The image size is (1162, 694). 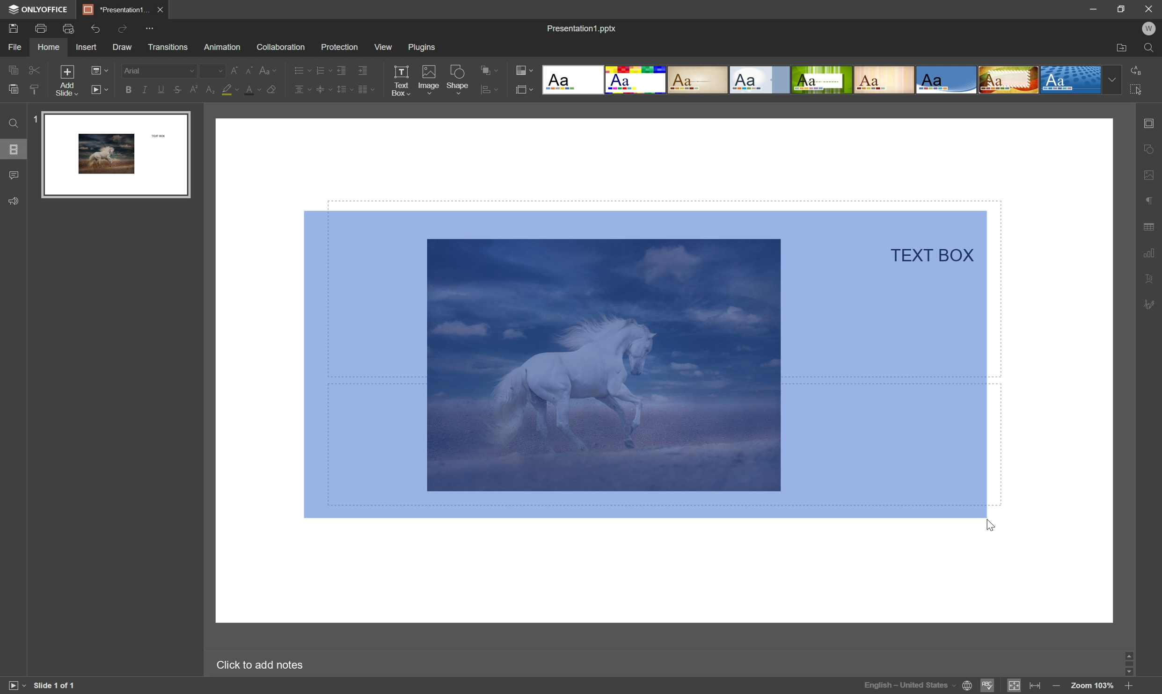 I want to click on selection highlight, so click(x=645, y=362).